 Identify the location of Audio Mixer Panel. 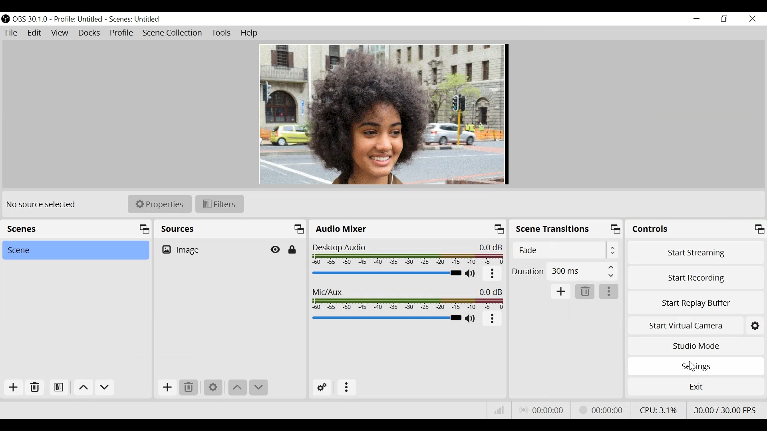
(346, 229).